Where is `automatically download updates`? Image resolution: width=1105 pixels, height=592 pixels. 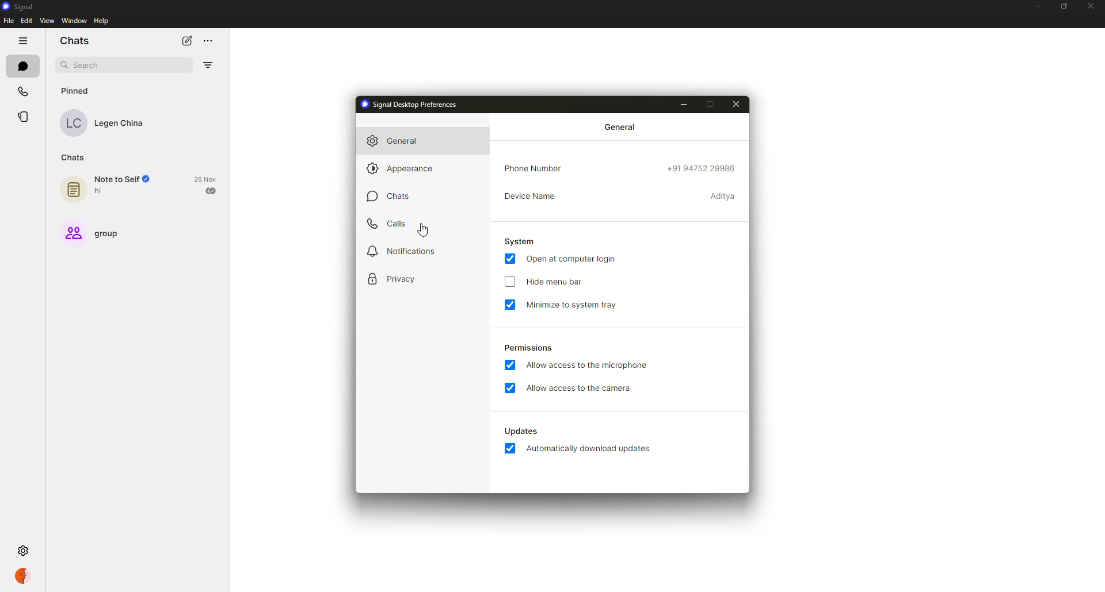 automatically download updates is located at coordinates (590, 451).